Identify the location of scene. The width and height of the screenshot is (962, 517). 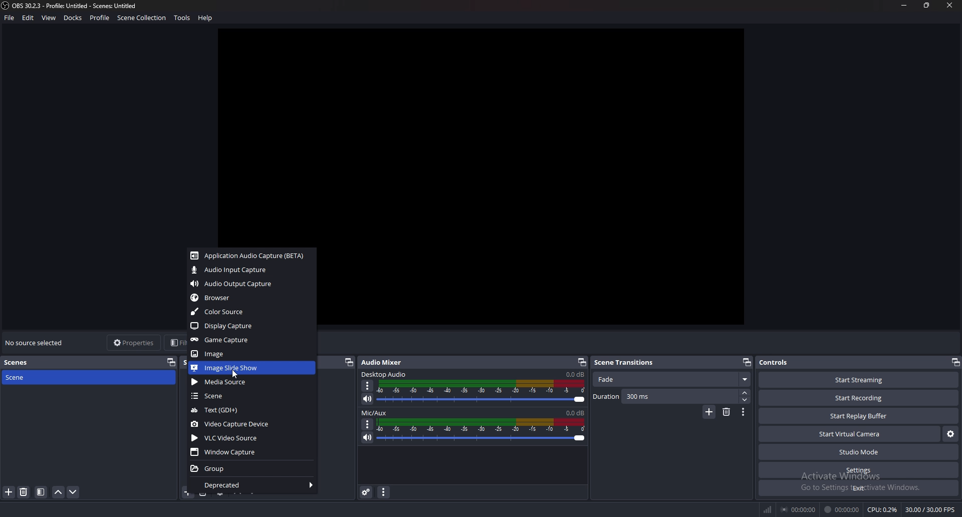
(251, 396).